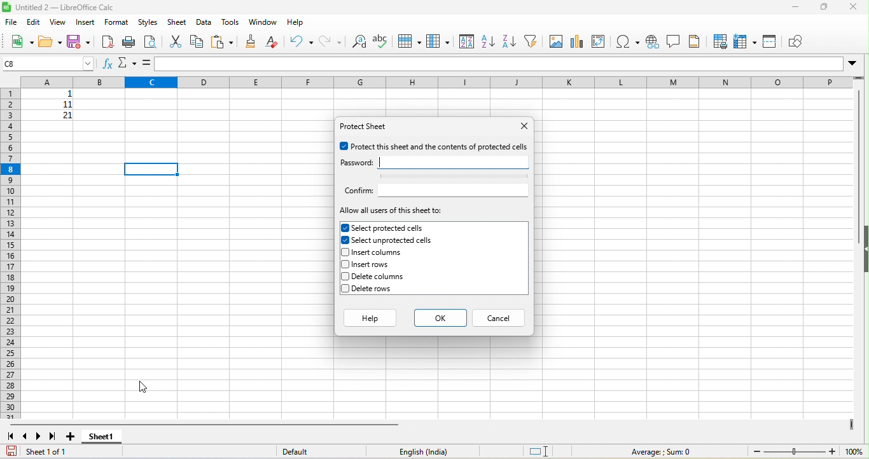  Describe the element at coordinates (79, 42) in the screenshot. I see `save` at that location.